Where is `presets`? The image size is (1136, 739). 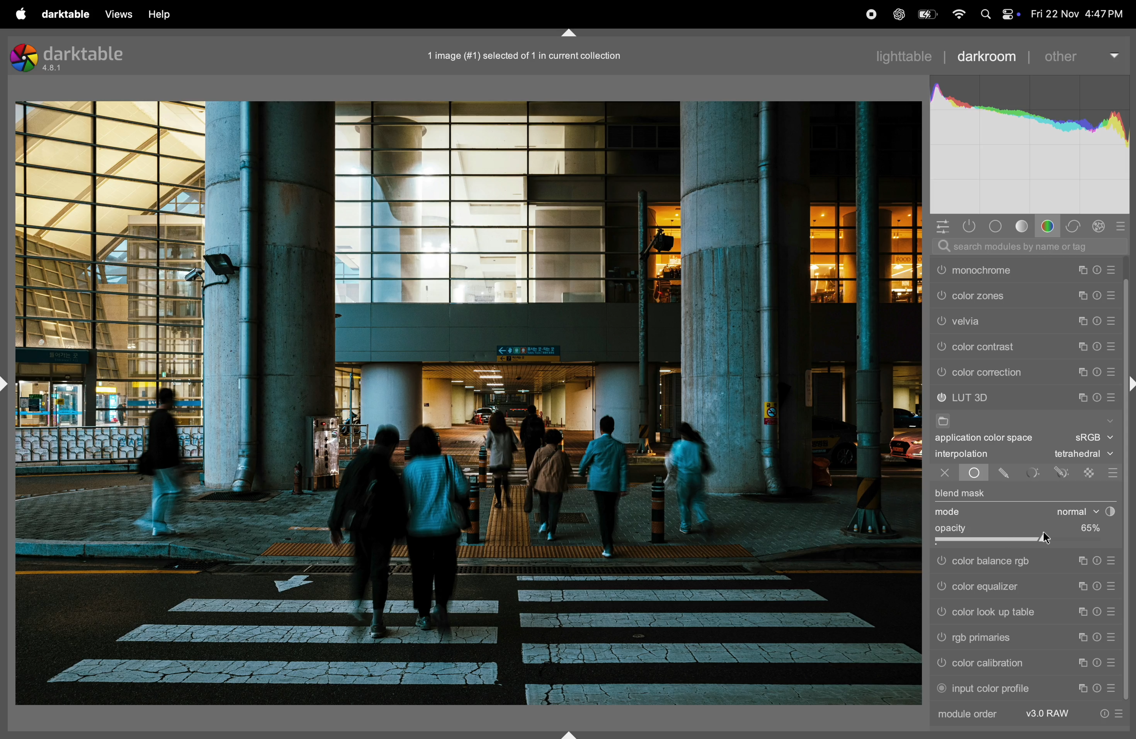 presets is located at coordinates (1111, 663).